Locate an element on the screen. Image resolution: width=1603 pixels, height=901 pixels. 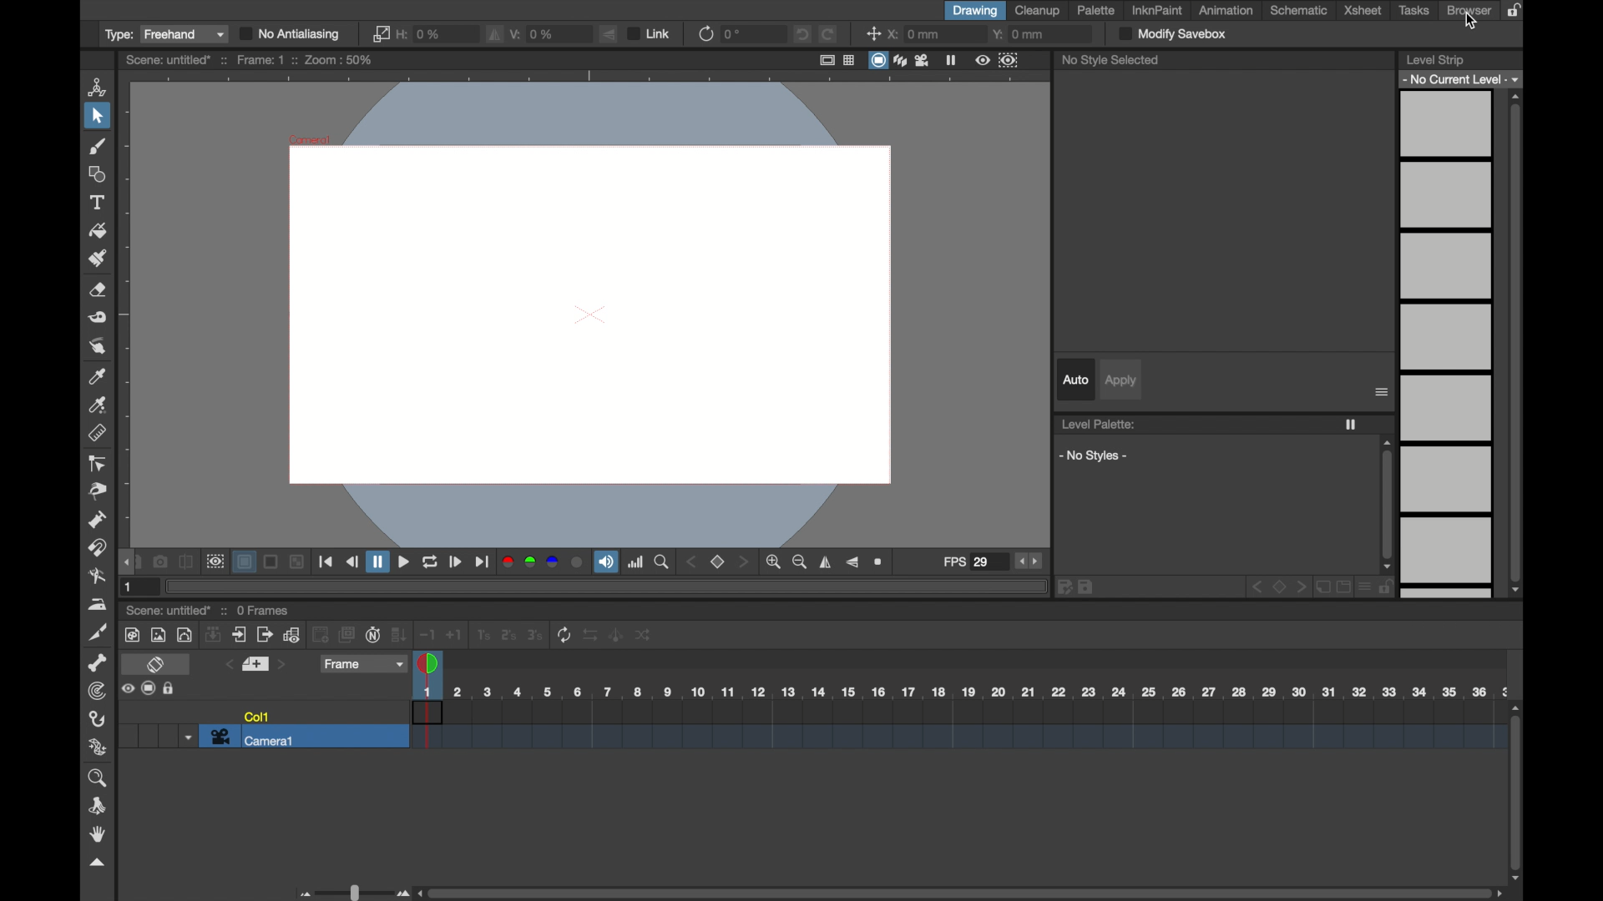
scroll box is located at coordinates (1387, 504).